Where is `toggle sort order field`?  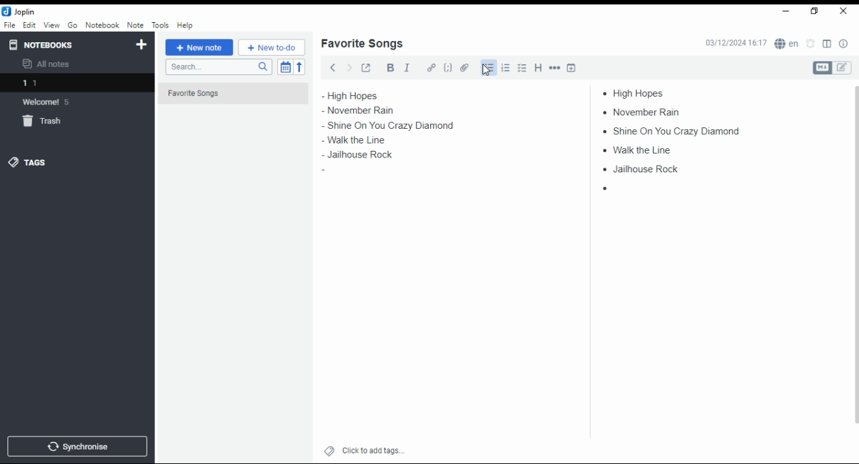
toggle sort order field is located at coordinates (285, 67).